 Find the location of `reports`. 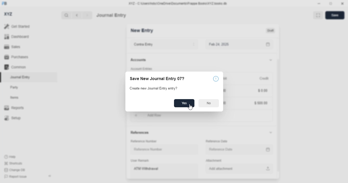

reports is located at coordinates (14, 108).